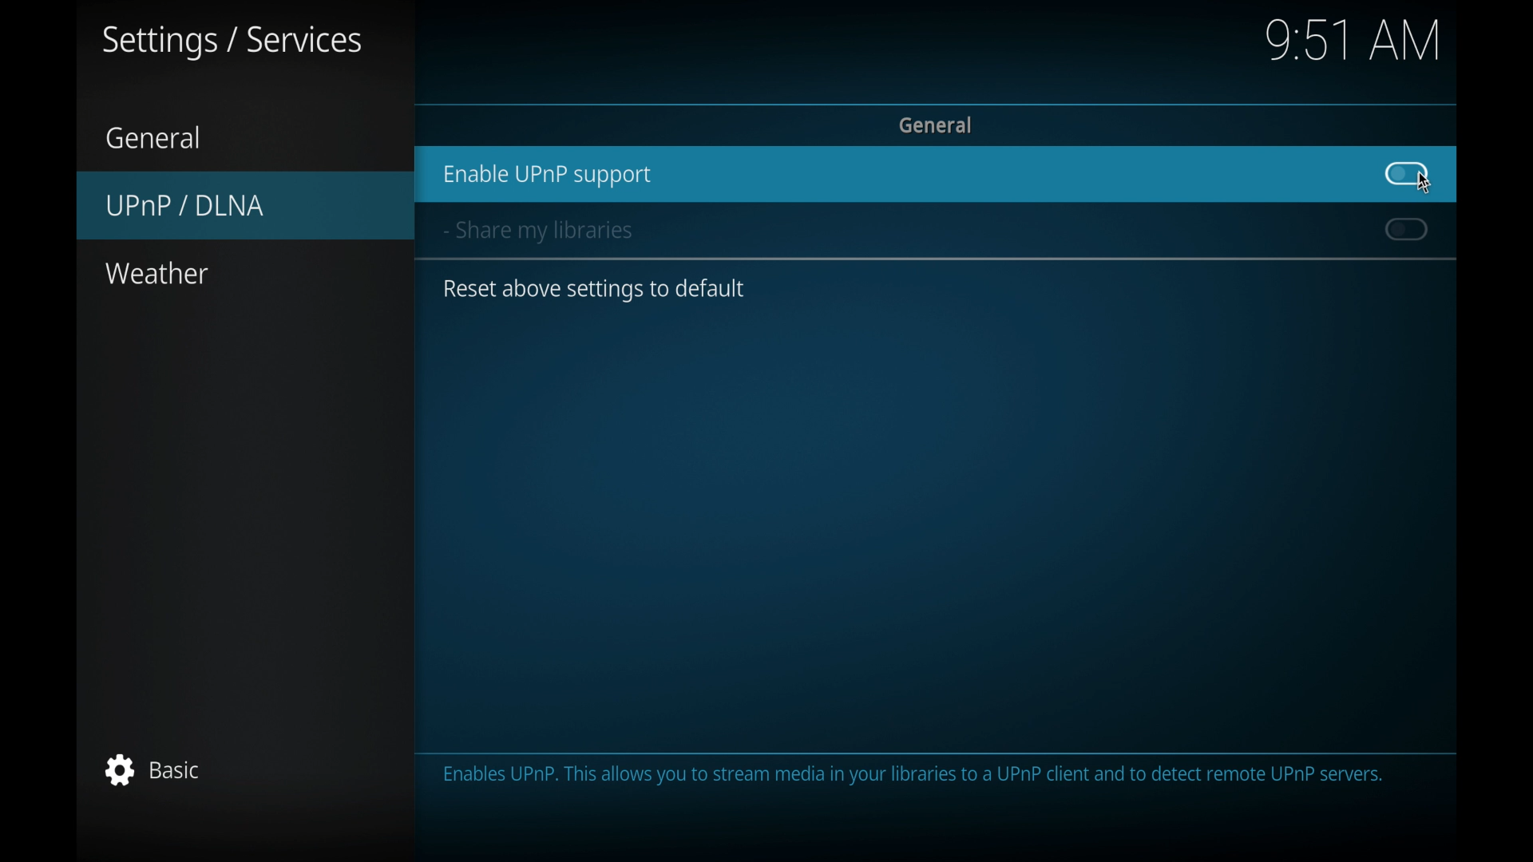 The image size is (1533, 862). What do you see at coordinates (936, 125) in the screenshot?
I see `general` at bounding box center [936, 125].